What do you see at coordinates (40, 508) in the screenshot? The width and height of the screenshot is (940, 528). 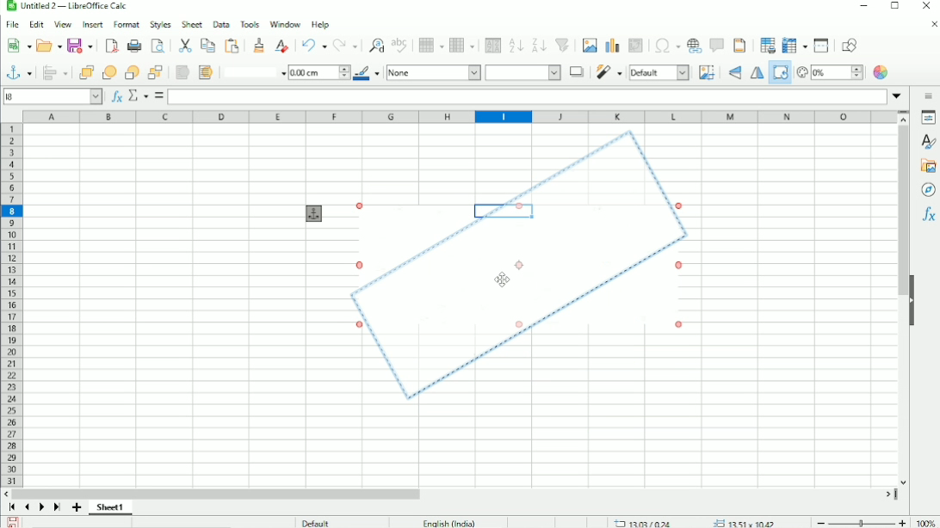 I see `Scroll to next sheet` at bounding box center [40, 508].